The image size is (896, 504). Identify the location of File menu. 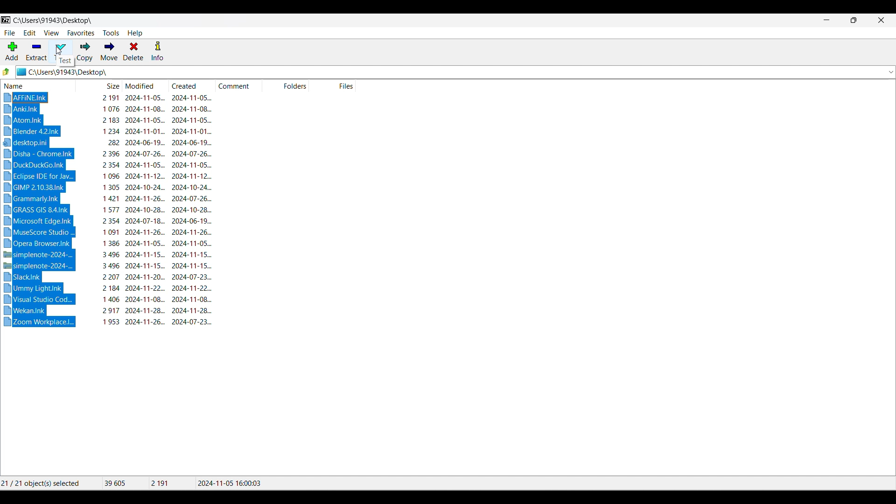
(10, 33).